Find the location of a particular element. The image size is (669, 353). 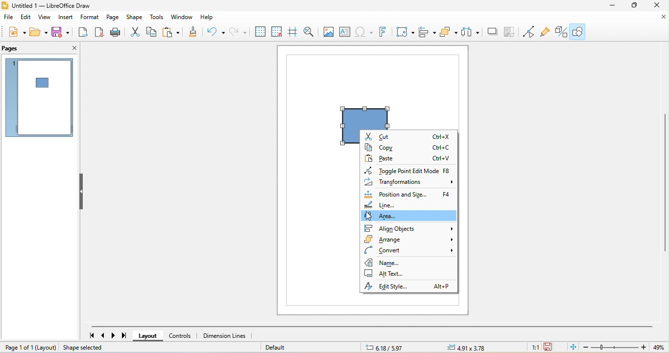

clone formatting is located at coordinates (194, 33).